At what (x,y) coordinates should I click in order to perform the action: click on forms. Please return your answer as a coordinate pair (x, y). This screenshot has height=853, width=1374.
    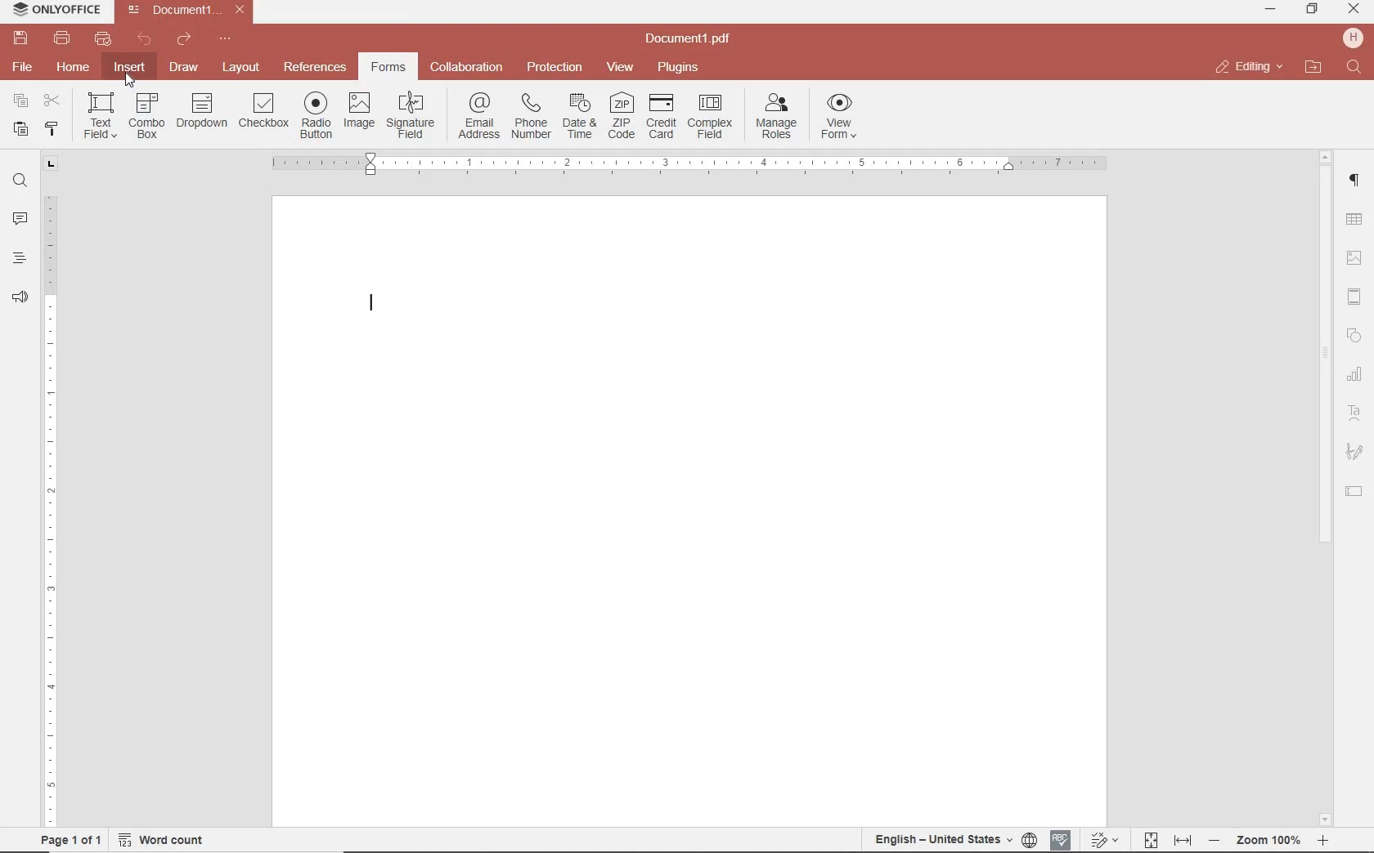
    Looking at the image, I should click on (388, 67).